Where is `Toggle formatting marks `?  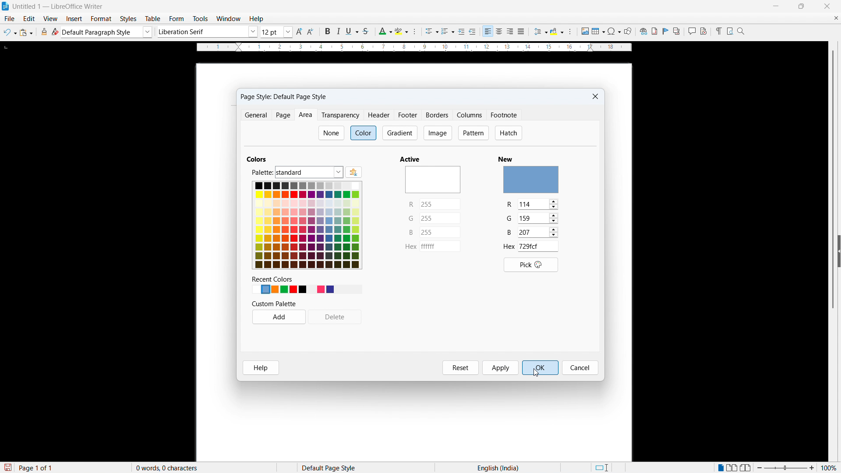
Toggle formatting marks  is located at coordinates (717, 31).